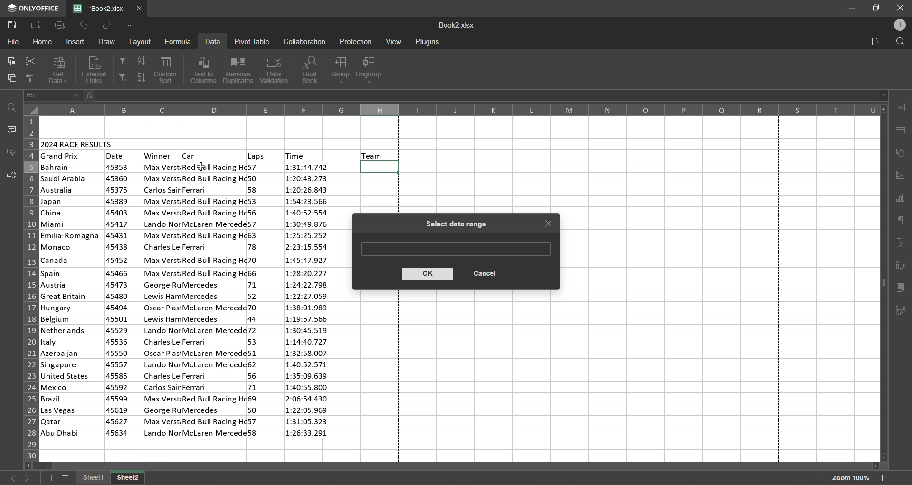 Image resolution: width=912 pixels, height=485 pixels. I want to click on close tab, so click(550, 225).